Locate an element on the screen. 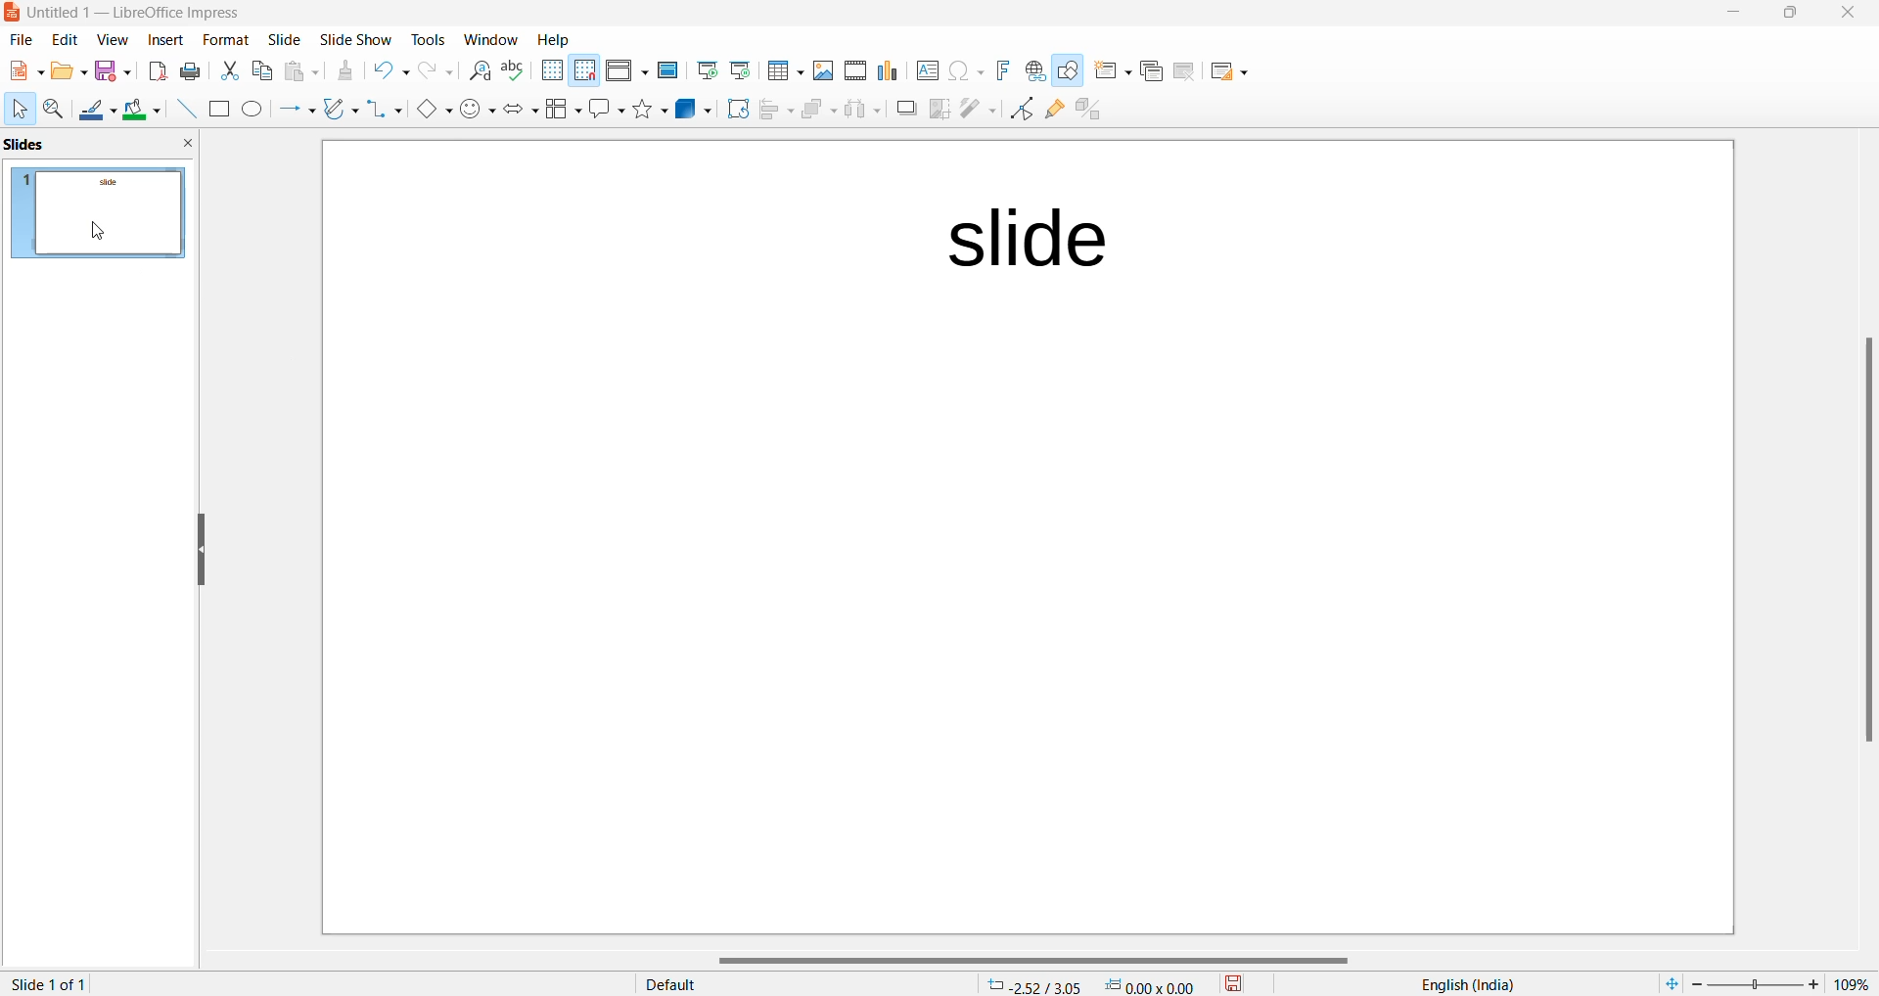 Image resolution: width=1879 pixels, height=996 pixels. insert charts  is located at coordinates (890, 70).